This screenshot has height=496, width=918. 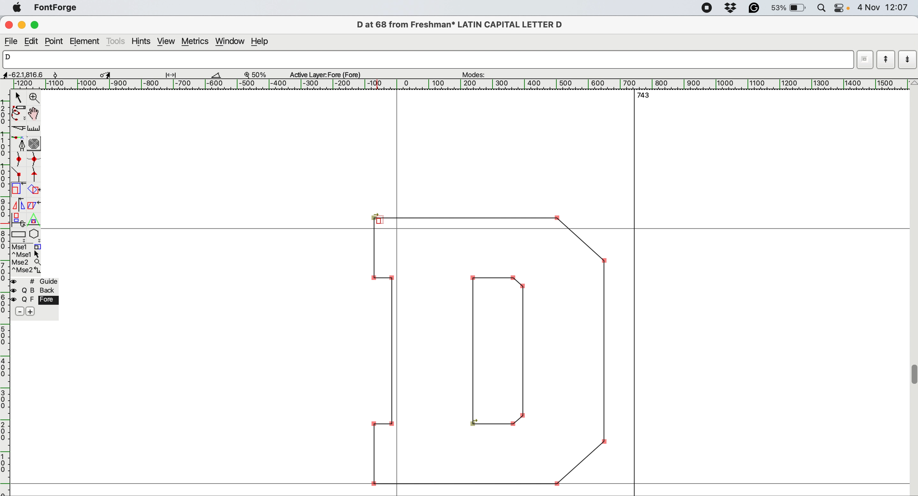 What do you see at coordinates (790, 8) in the screenshot?
I see `battery` at bounding box center [790, 8].